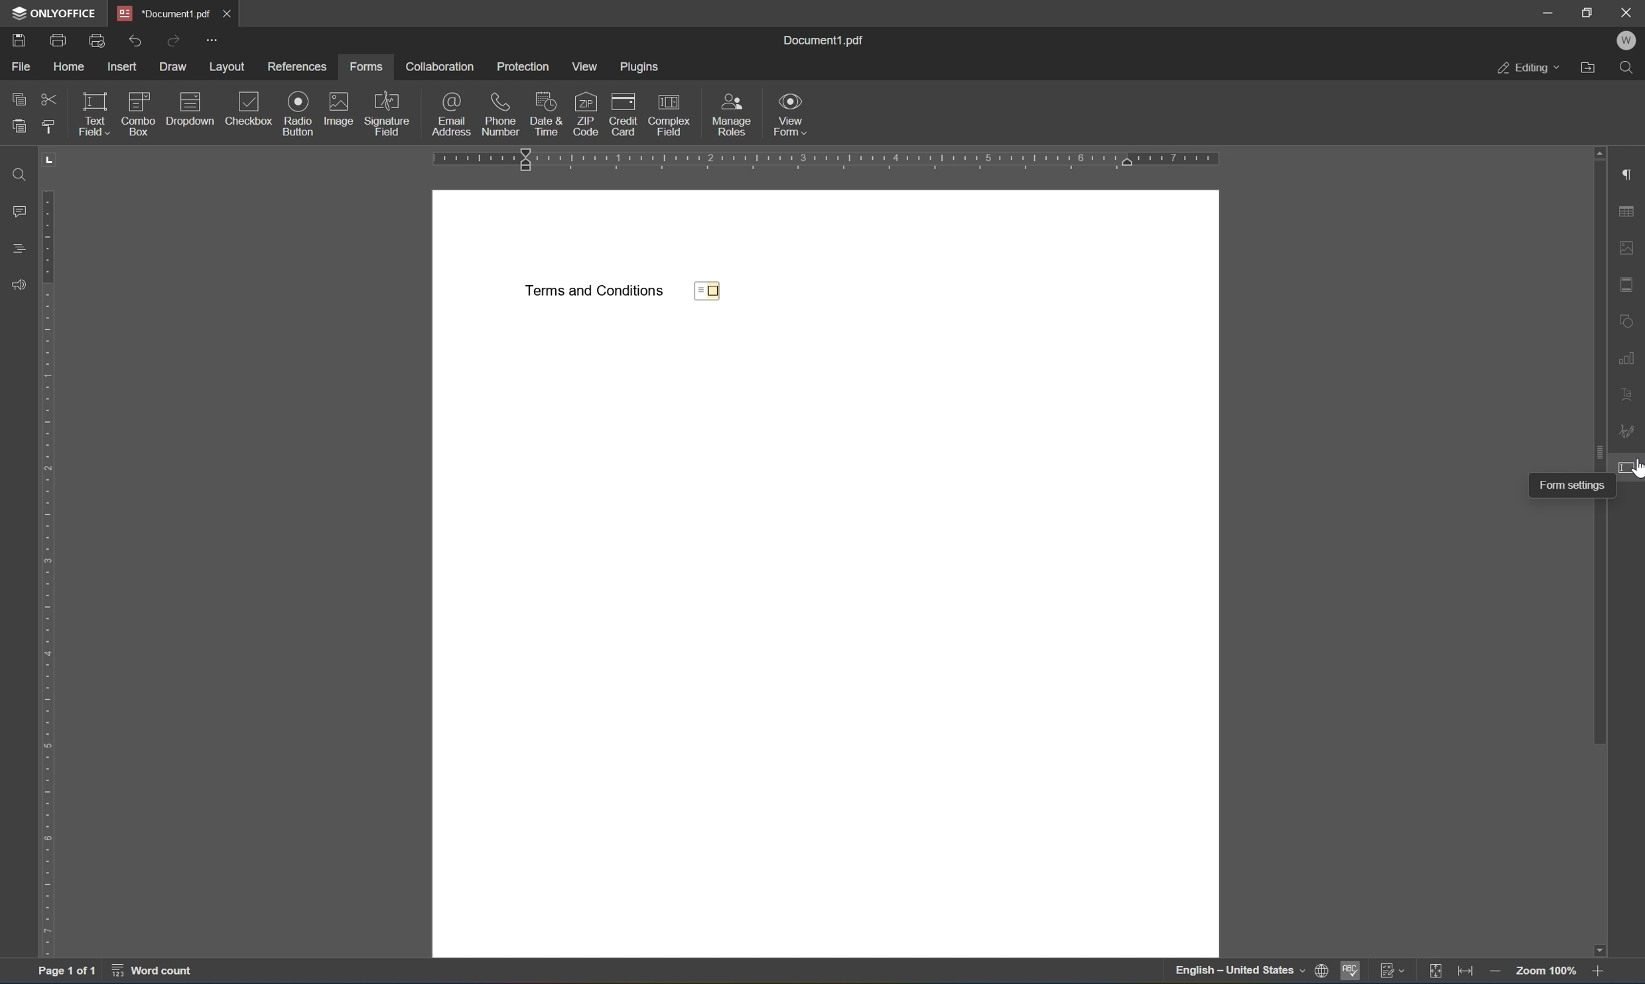 This screenshot has width=1645, height=984. What do you see at coordinates (452, 112) in the screenshot?
I see `email address` at bounding box center [452, 112].